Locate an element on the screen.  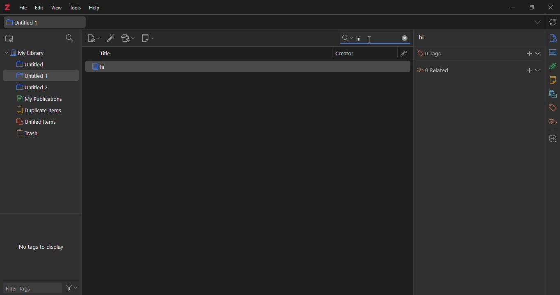
no tags to display is located at coordinates (42, 247).